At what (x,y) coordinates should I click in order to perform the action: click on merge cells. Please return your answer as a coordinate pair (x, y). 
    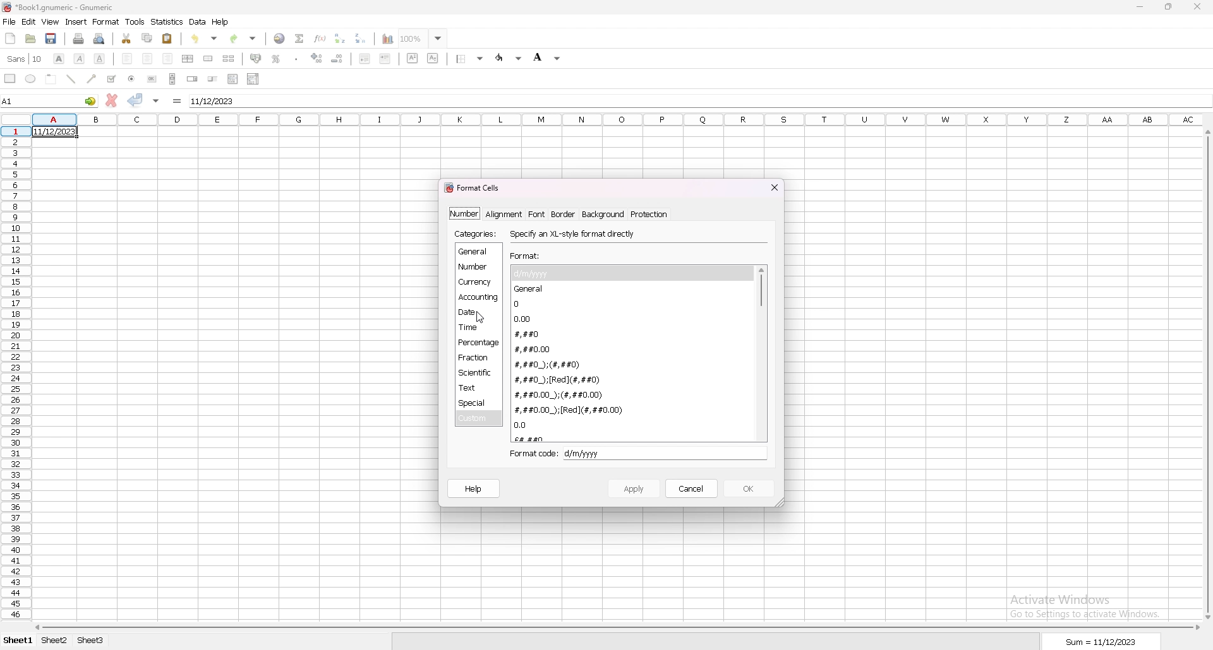
    Looking at the image, I should click on (208, 59).